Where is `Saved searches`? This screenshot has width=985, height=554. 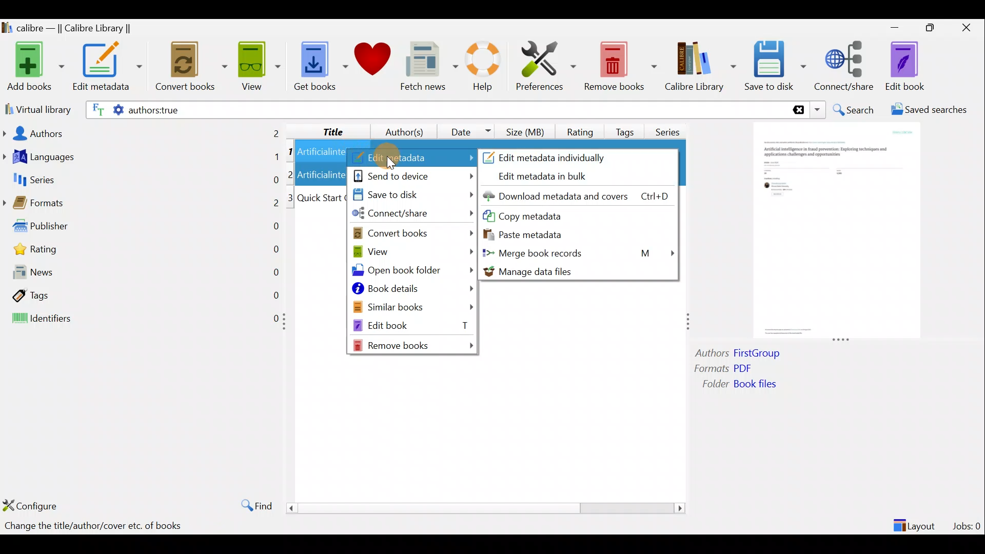 Saved searches is located at coordinates (932, 111).